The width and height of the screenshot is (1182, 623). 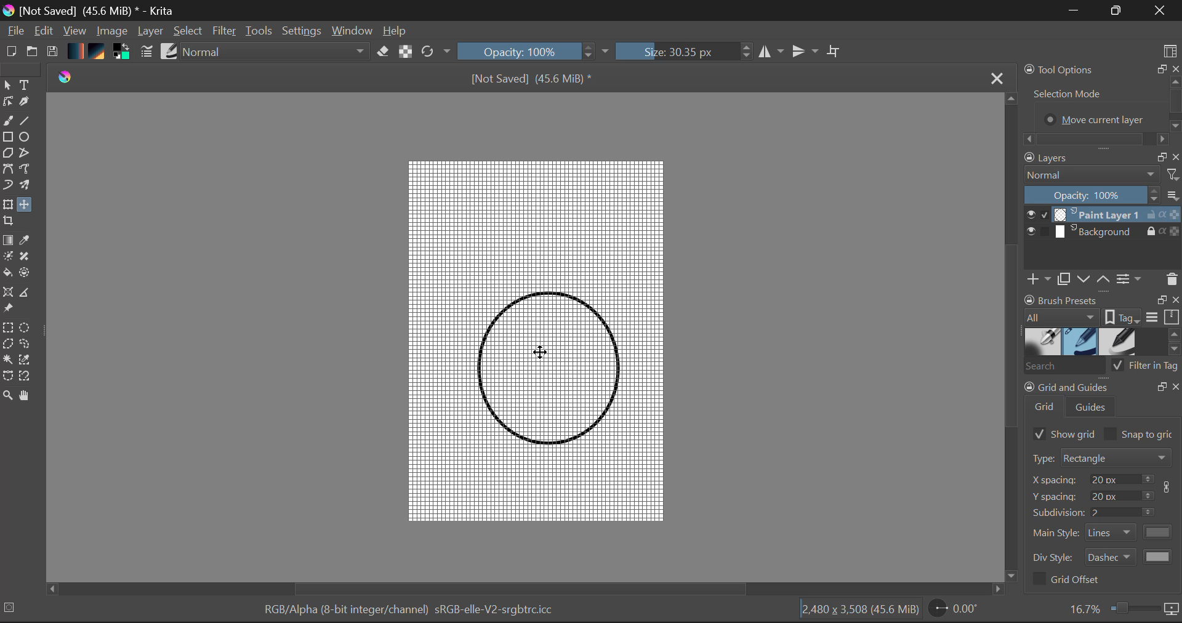 What do you see at coordinates (26, 327) in the screenshot?
I see `Elipses Selection Tool` at bounding box center [26, 327].